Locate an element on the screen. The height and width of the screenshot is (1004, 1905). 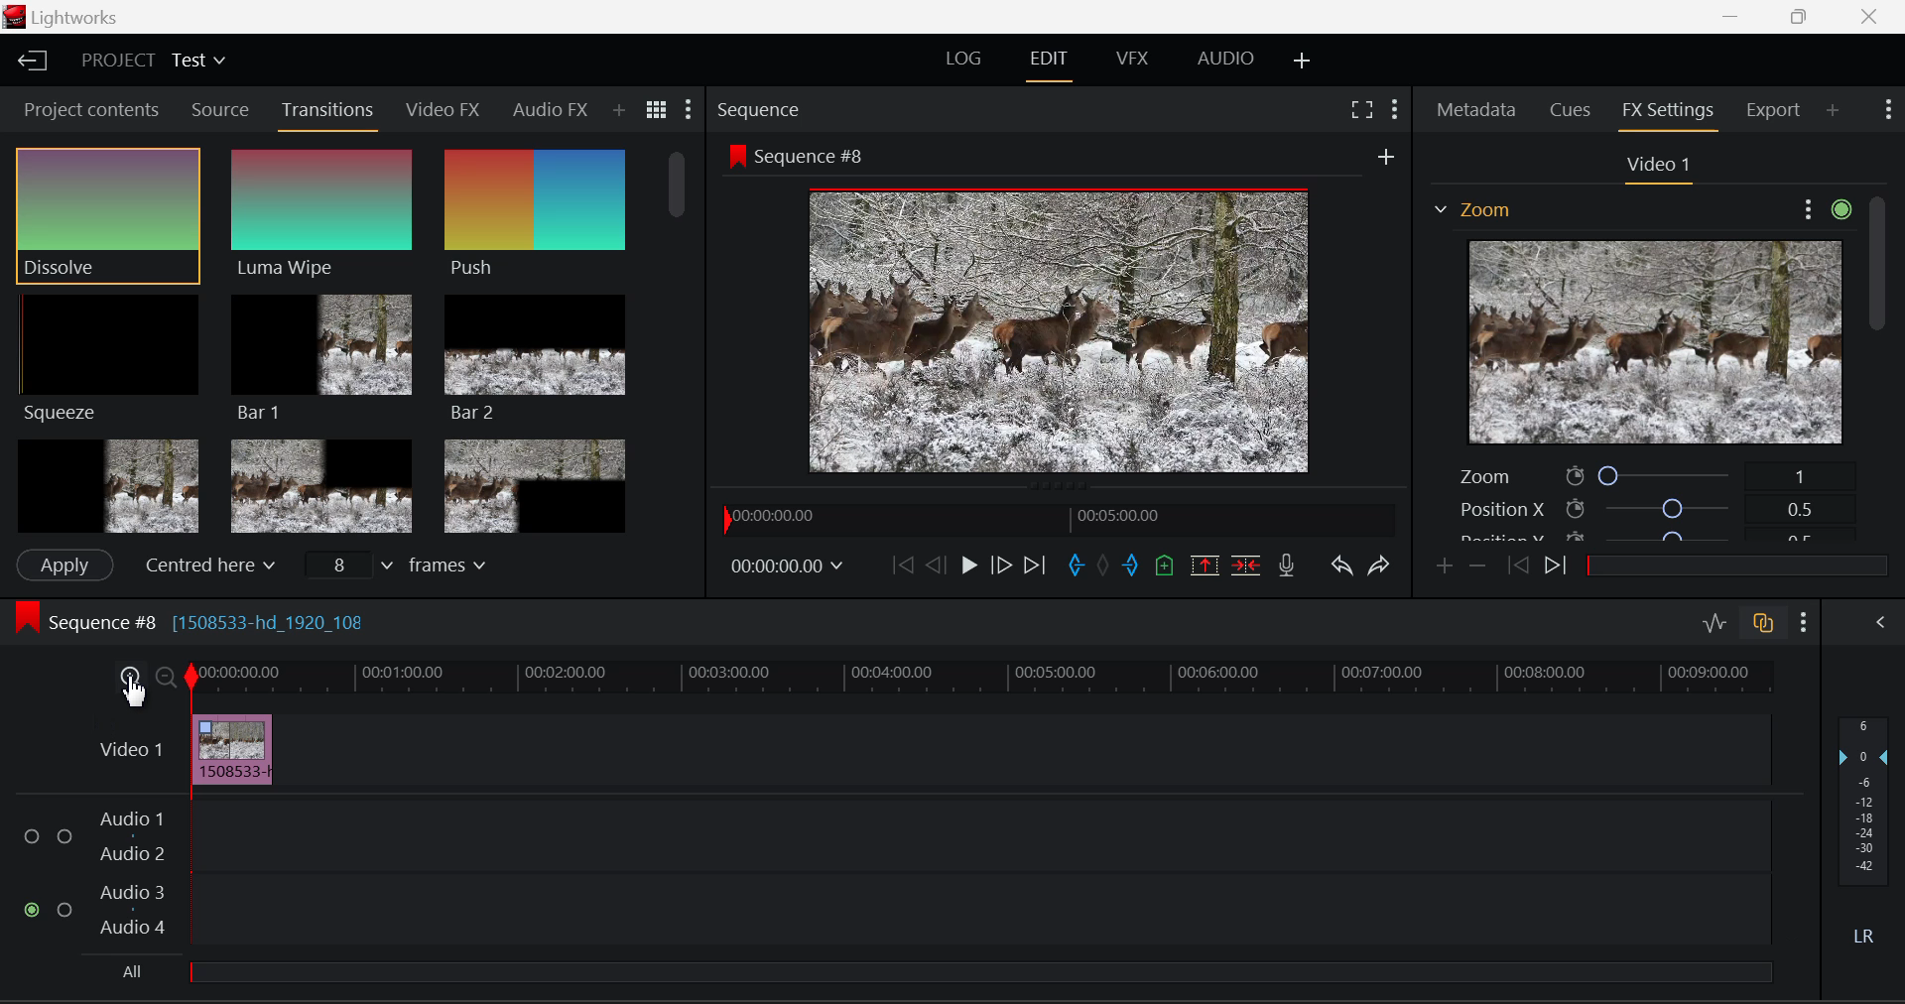
Audio Input Field  is located at coordinates (980, 834).